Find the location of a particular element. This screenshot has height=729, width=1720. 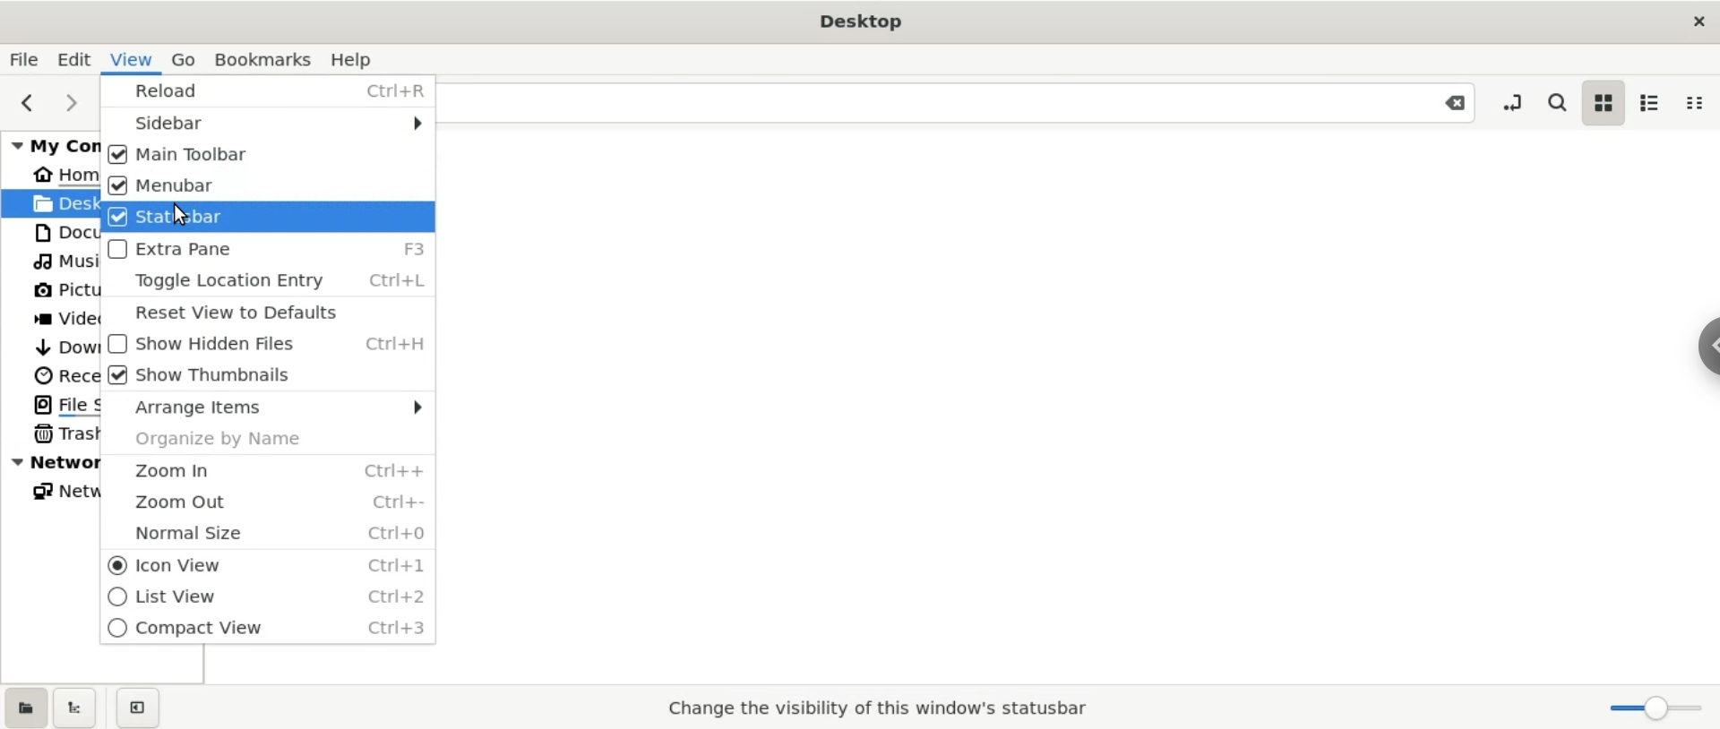

Zoom Out is located at coordinates (264, 502).